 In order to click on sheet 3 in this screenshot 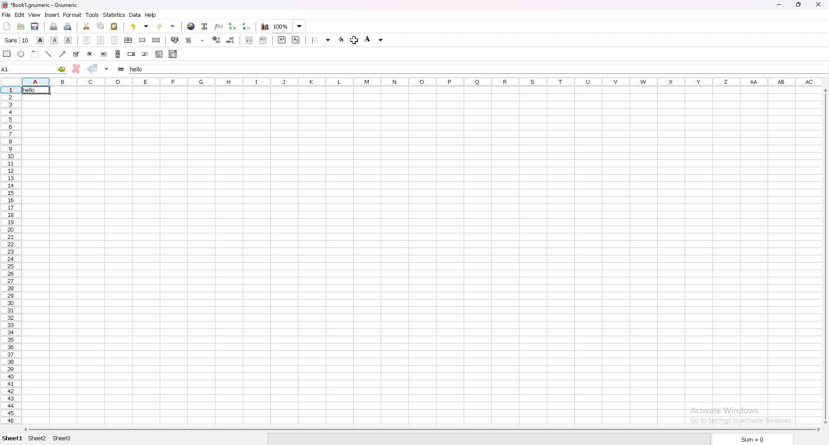, I will do `click(62, 438)`.